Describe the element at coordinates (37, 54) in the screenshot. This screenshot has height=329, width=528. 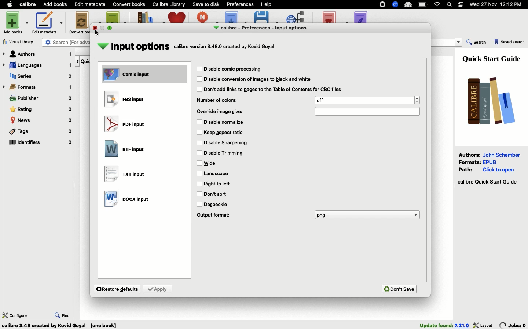
I see `Authors` at that location.